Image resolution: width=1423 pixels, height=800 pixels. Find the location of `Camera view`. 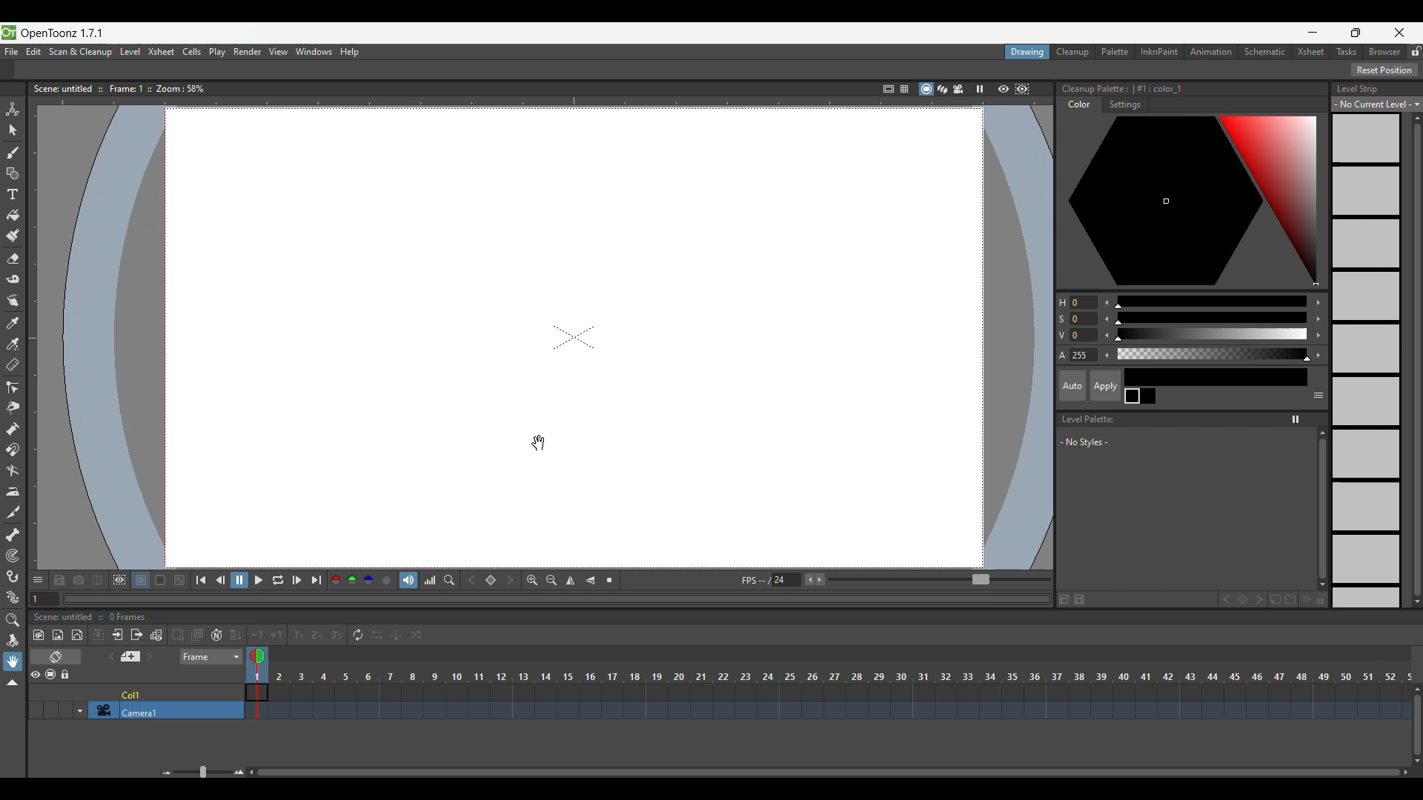

Camera view is located at coordinates (963, 88).